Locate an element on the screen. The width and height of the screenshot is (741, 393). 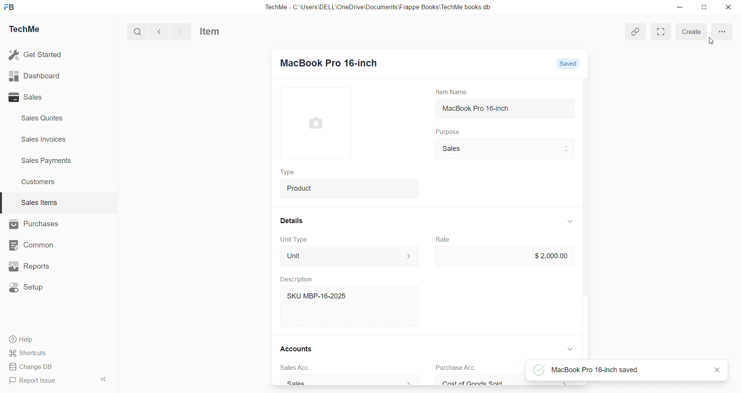
Create is located at coordinates (692, 32).